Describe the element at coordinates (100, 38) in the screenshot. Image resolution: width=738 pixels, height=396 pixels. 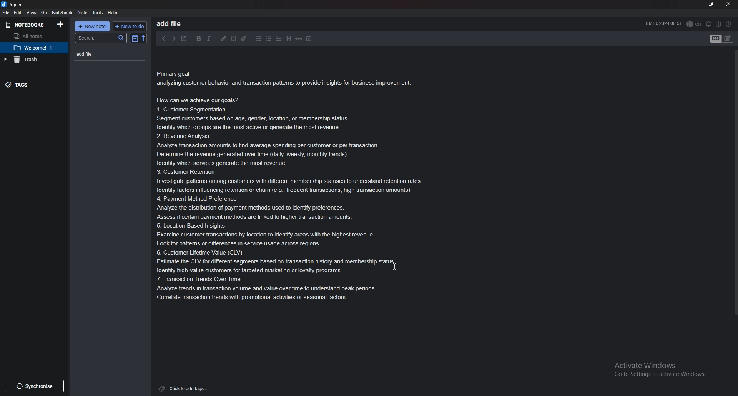
I see `Search` at that location.